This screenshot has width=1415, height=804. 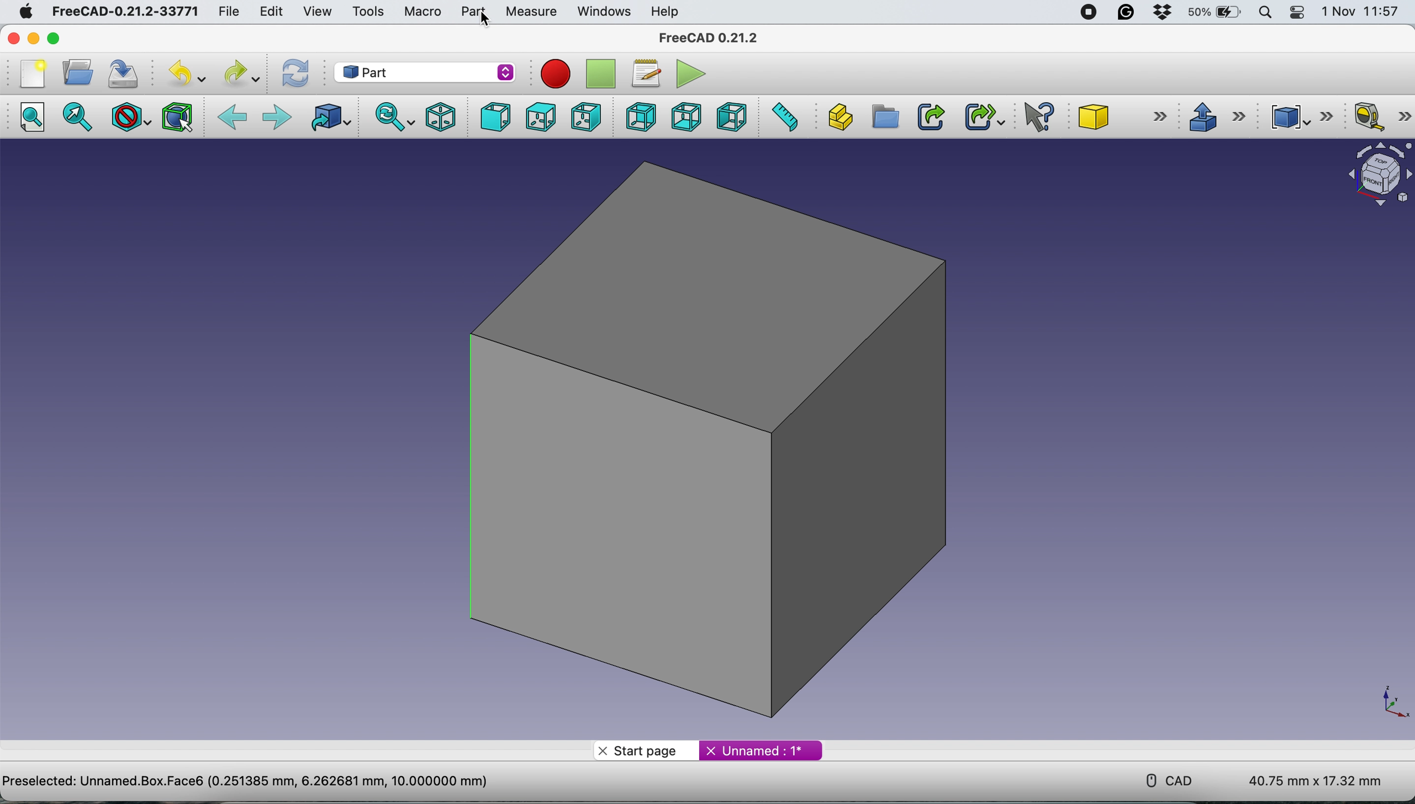 I want to click on spotlight search, so click(x=1264, y=13).